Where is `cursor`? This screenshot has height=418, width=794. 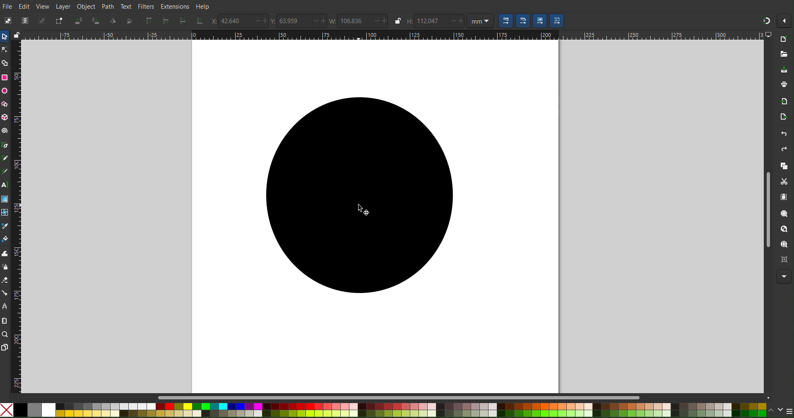
cursor is located at coordinates (365, 210).